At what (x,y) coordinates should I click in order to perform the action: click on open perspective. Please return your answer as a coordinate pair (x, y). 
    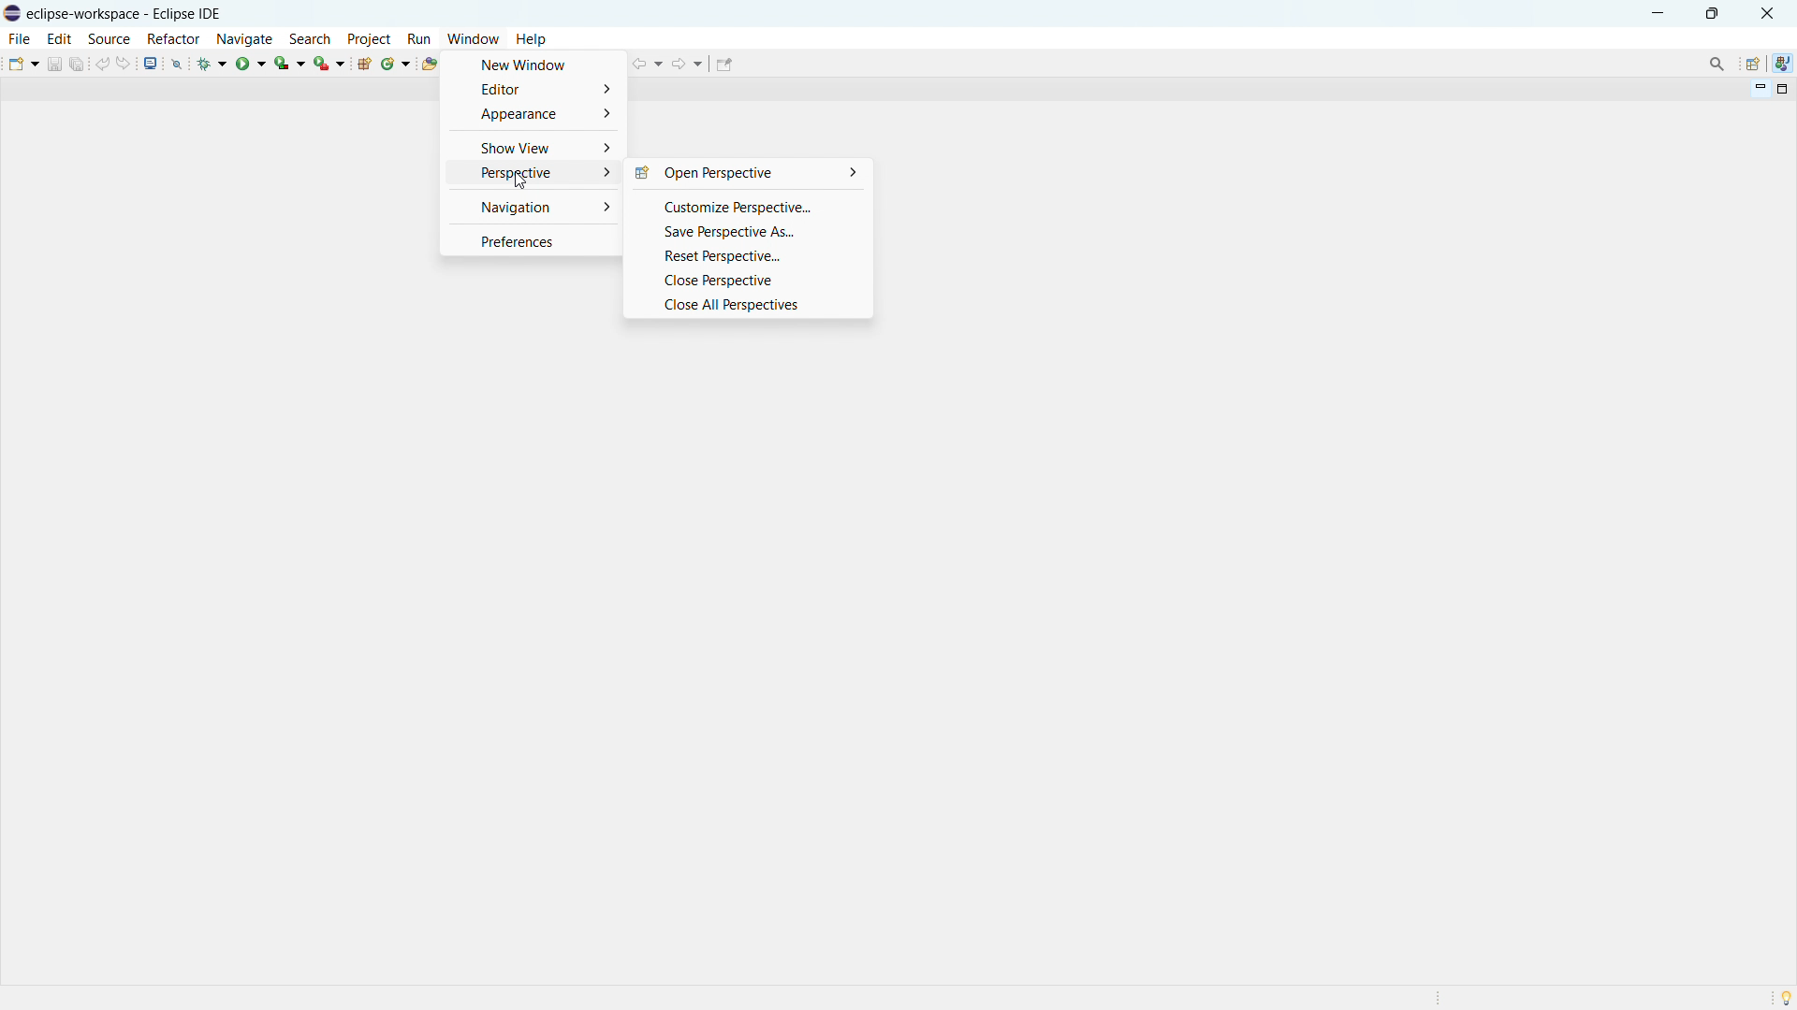
    Looking at the image, I should click on (746, 173).